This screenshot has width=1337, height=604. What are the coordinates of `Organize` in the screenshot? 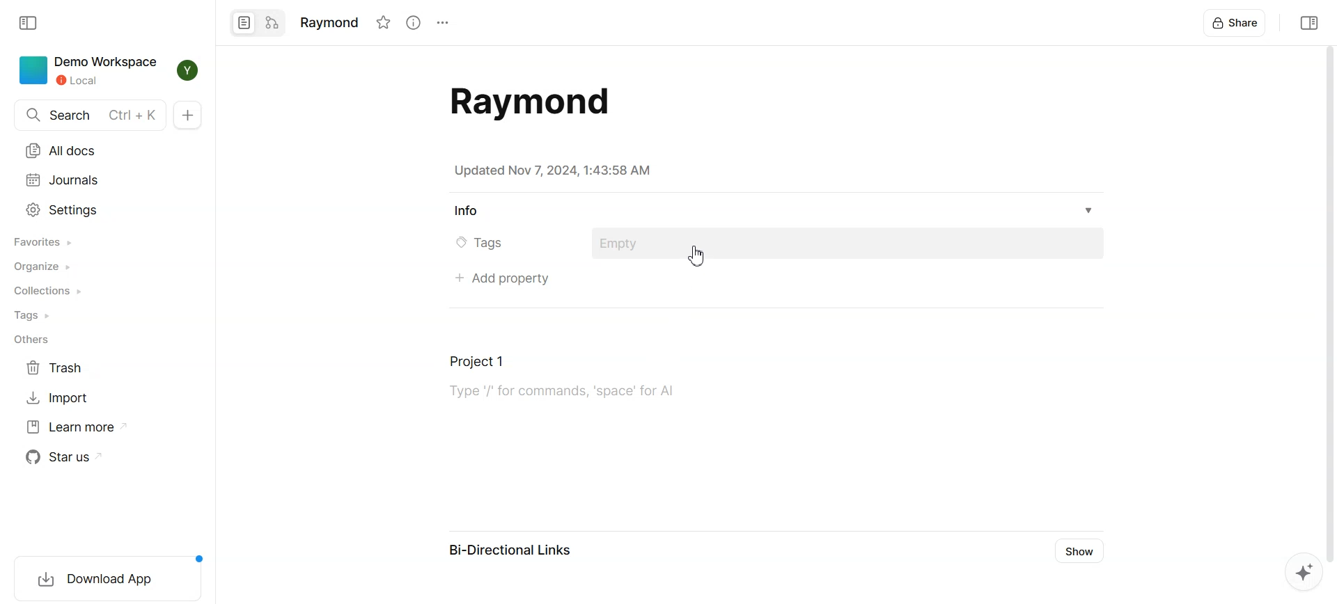 It's located at (45, 267).